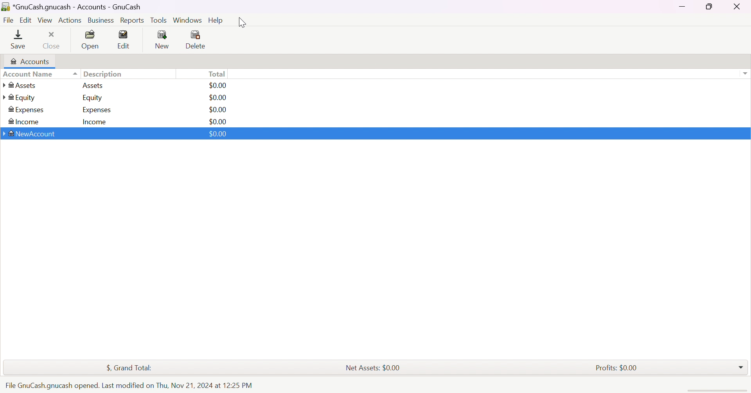  Describe the element at coordinates (217, 75) in the screenshot. I see `Total` at that location.